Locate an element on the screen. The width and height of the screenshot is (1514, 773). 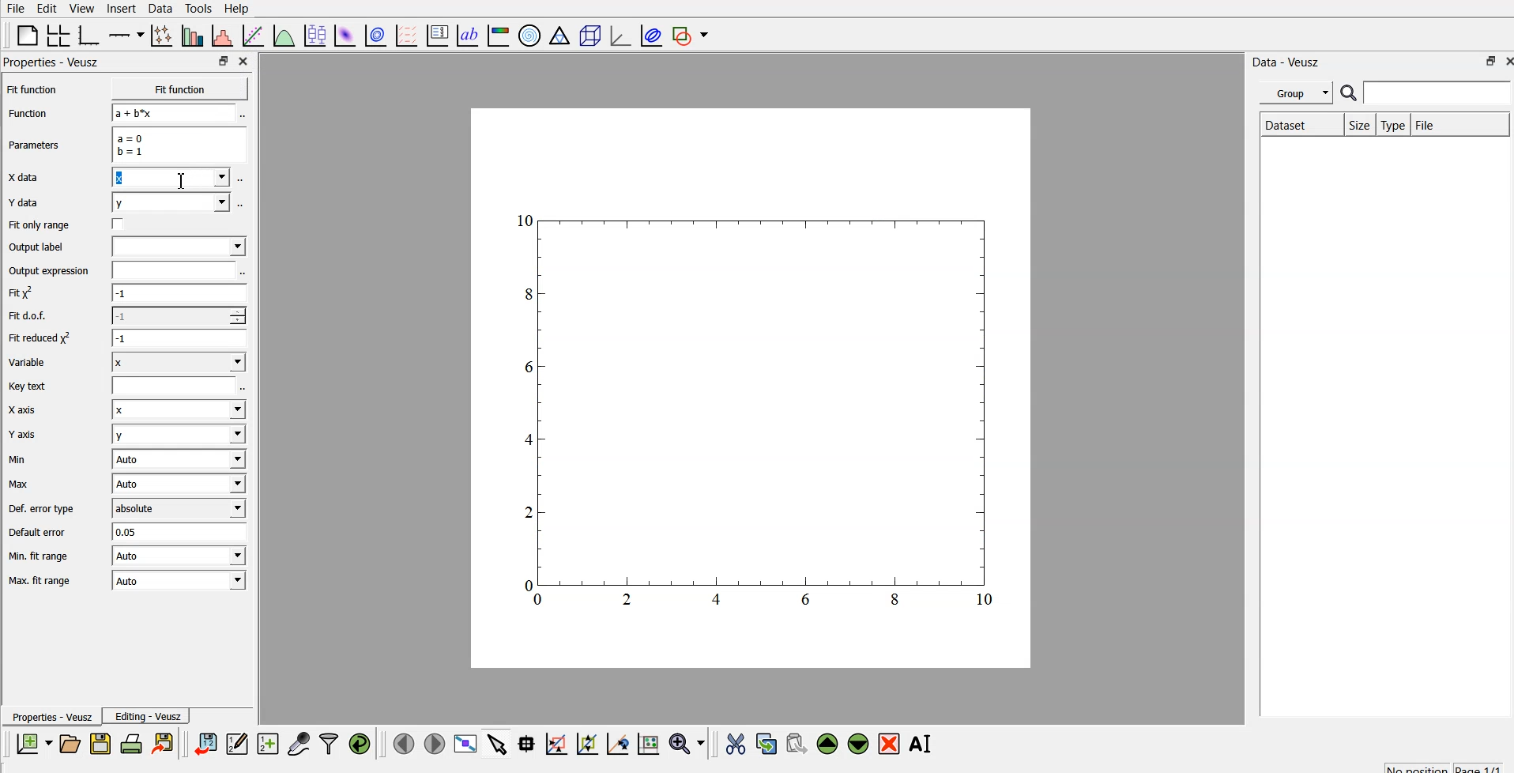
import data into veusz is located at coordinates (206, 745).